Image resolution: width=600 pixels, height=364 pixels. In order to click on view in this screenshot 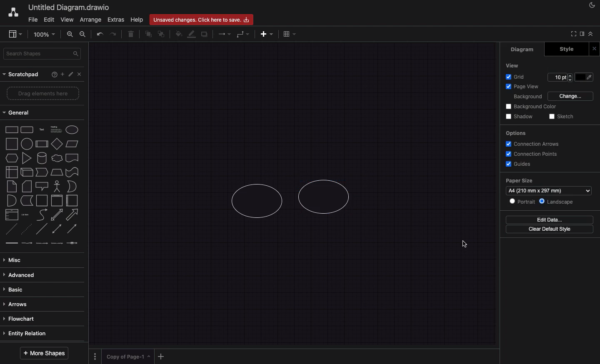, I will do `click(14, 33)`.